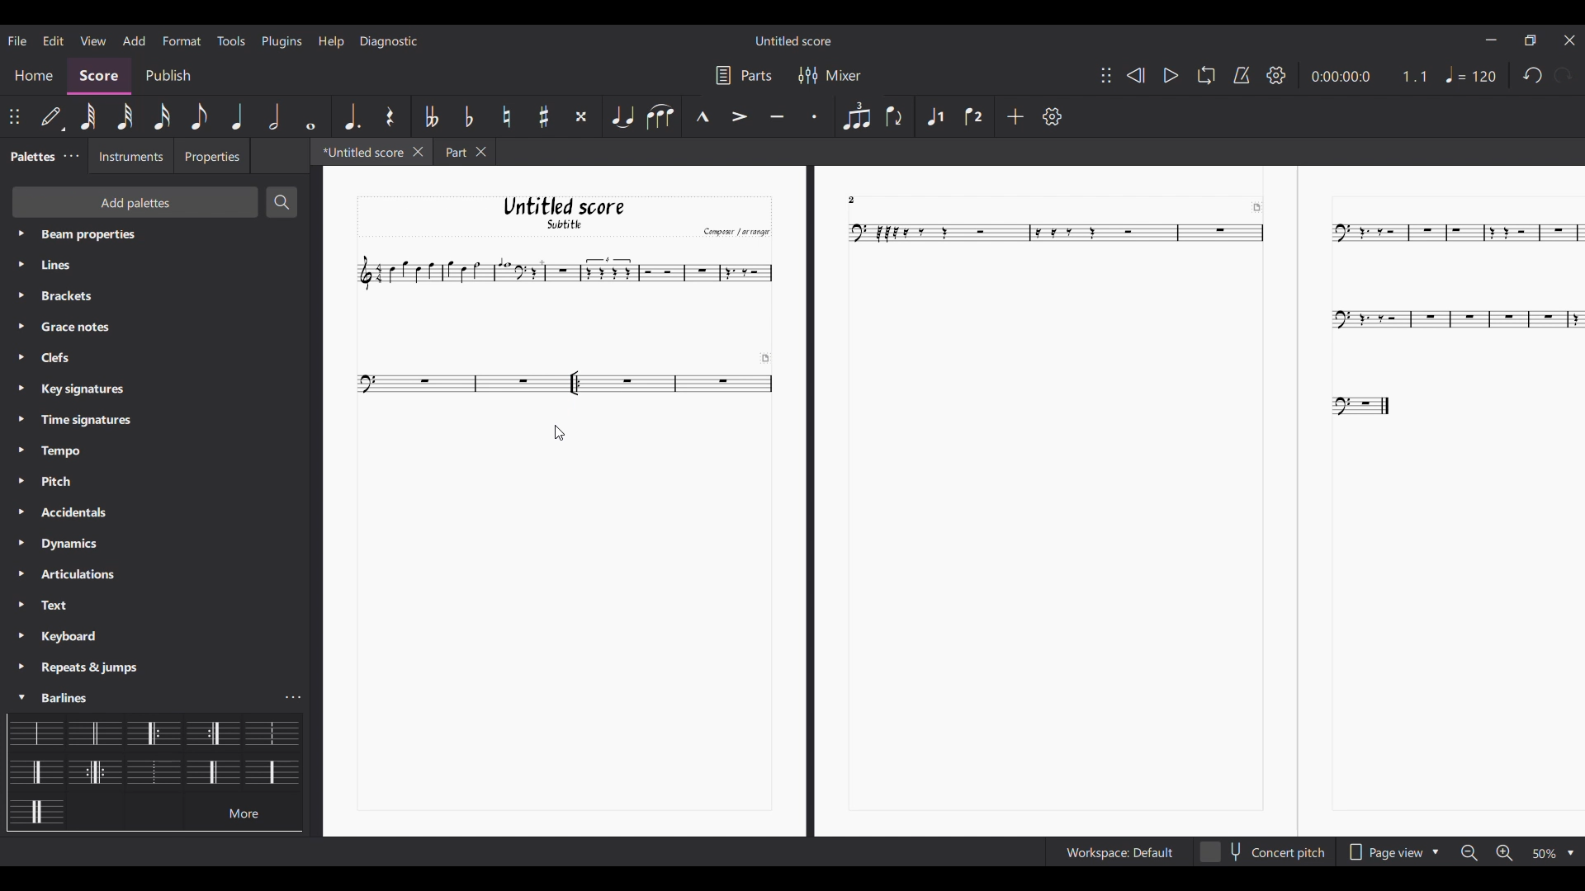 The width and height of the screenshot is (1585, 891). I want to click on Page view options, so click(1391, 851).